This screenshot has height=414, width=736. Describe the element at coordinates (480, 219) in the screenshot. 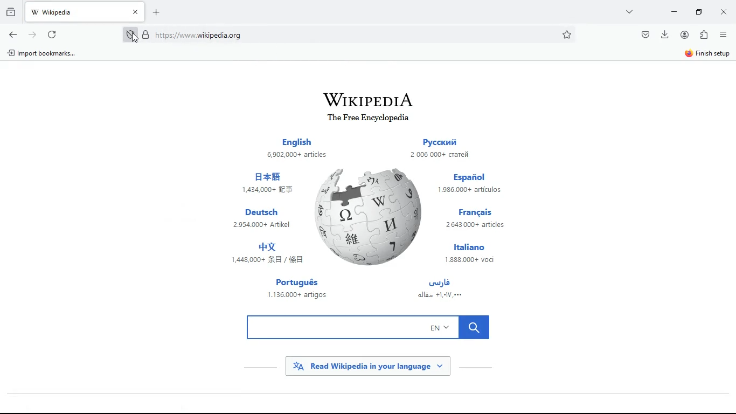

I see `français` at that location.